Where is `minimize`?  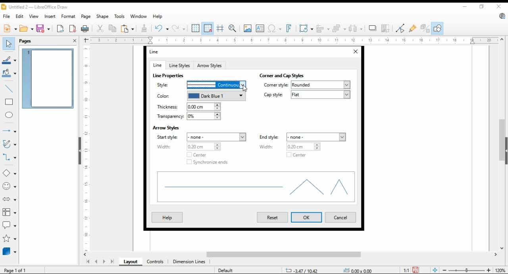 minimize is located at coordinates (466, 5).